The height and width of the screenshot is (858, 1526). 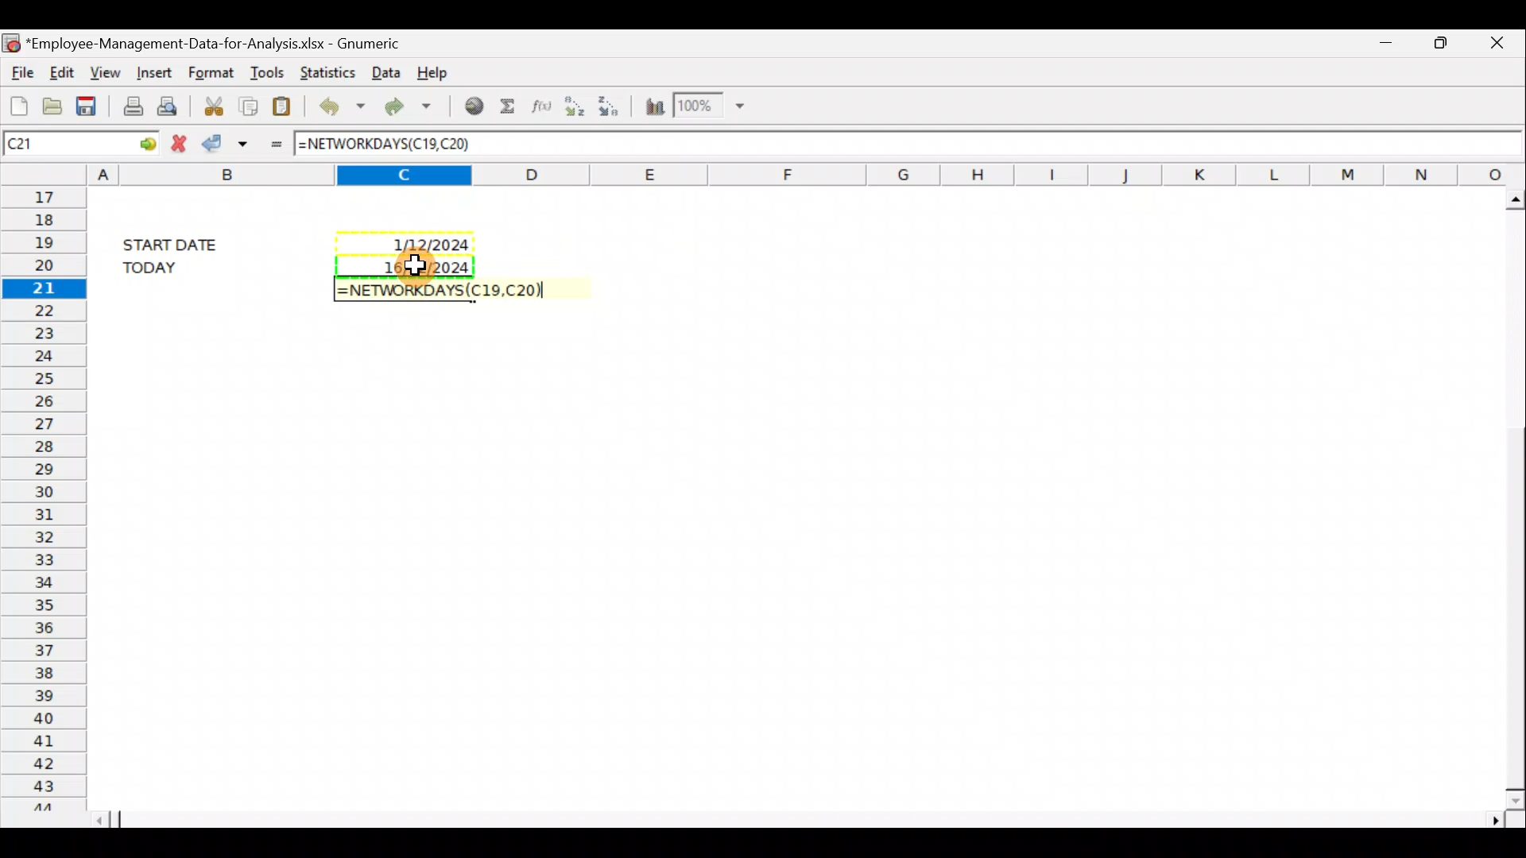 What do you see at coordinates (1387, 46) in the screenshot?
I see `Minimize` at bounding box center [1387, 46].